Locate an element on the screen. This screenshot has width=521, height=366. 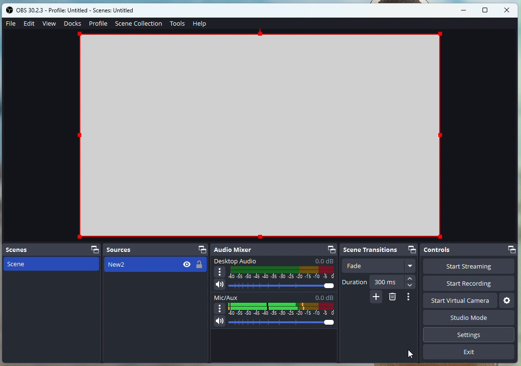
Sources is located at coordinates (135, 249).